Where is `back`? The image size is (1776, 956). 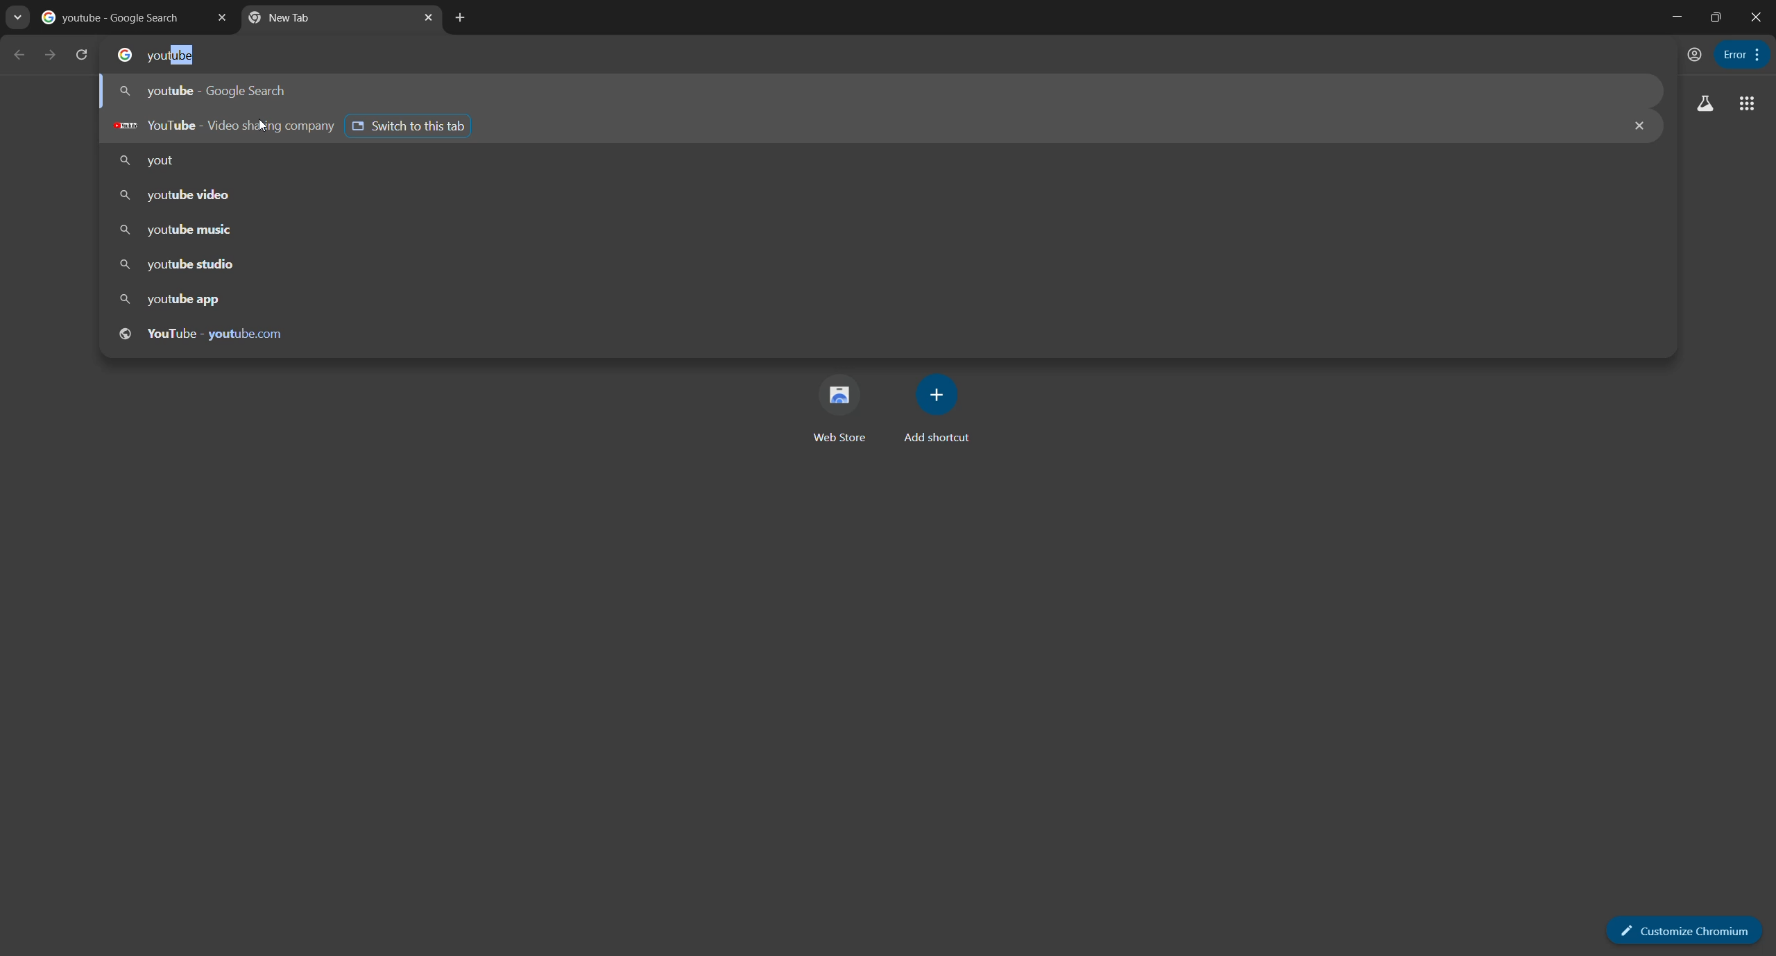 back is located at coordinates (19, 55).